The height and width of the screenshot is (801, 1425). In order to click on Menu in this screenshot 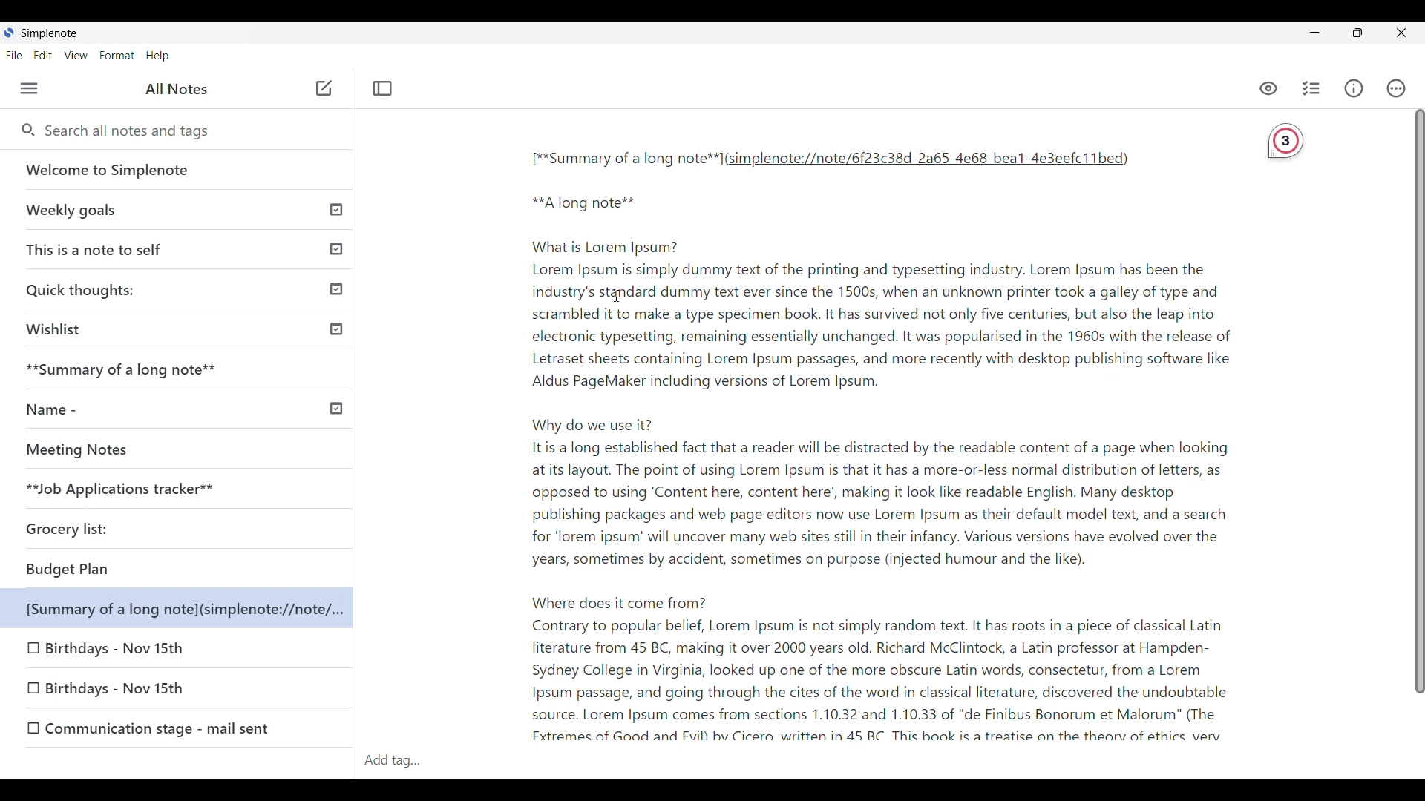, I will do `click(30, 88)`.